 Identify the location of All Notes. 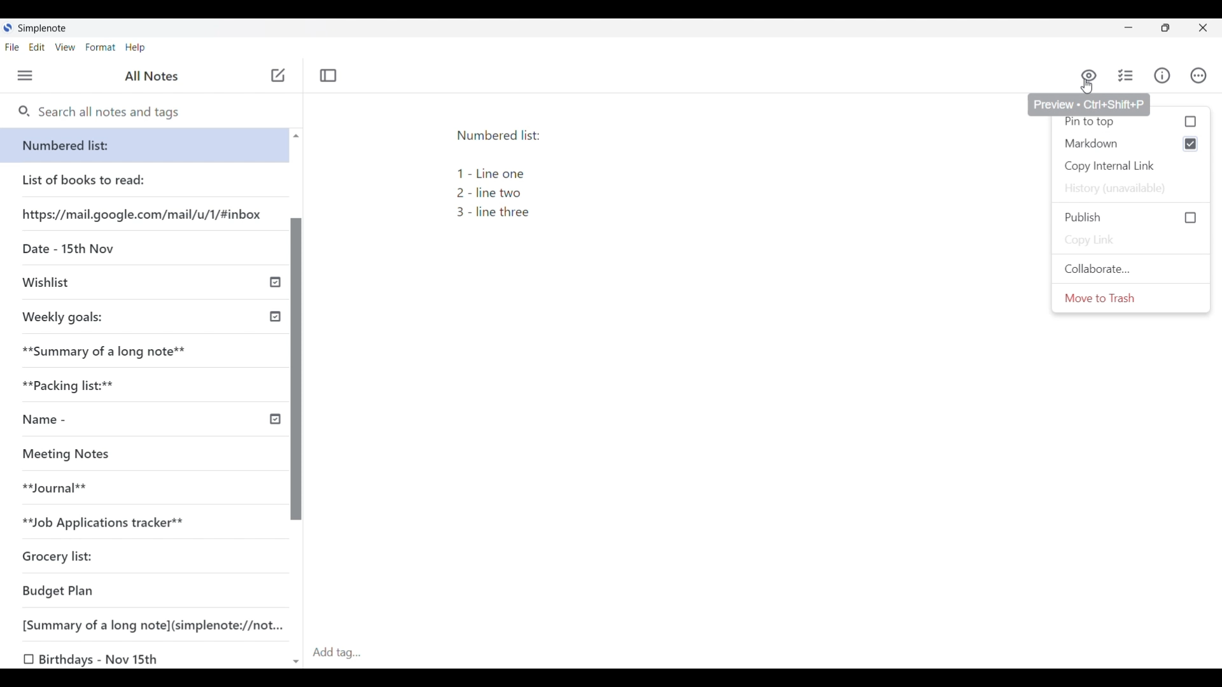
(155, 77).